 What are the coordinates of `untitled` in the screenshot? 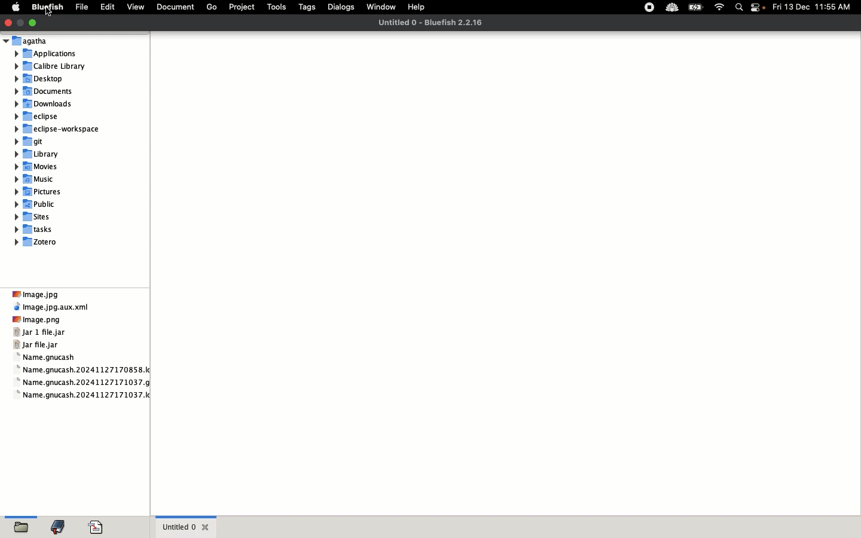 It's located at (187, 526).